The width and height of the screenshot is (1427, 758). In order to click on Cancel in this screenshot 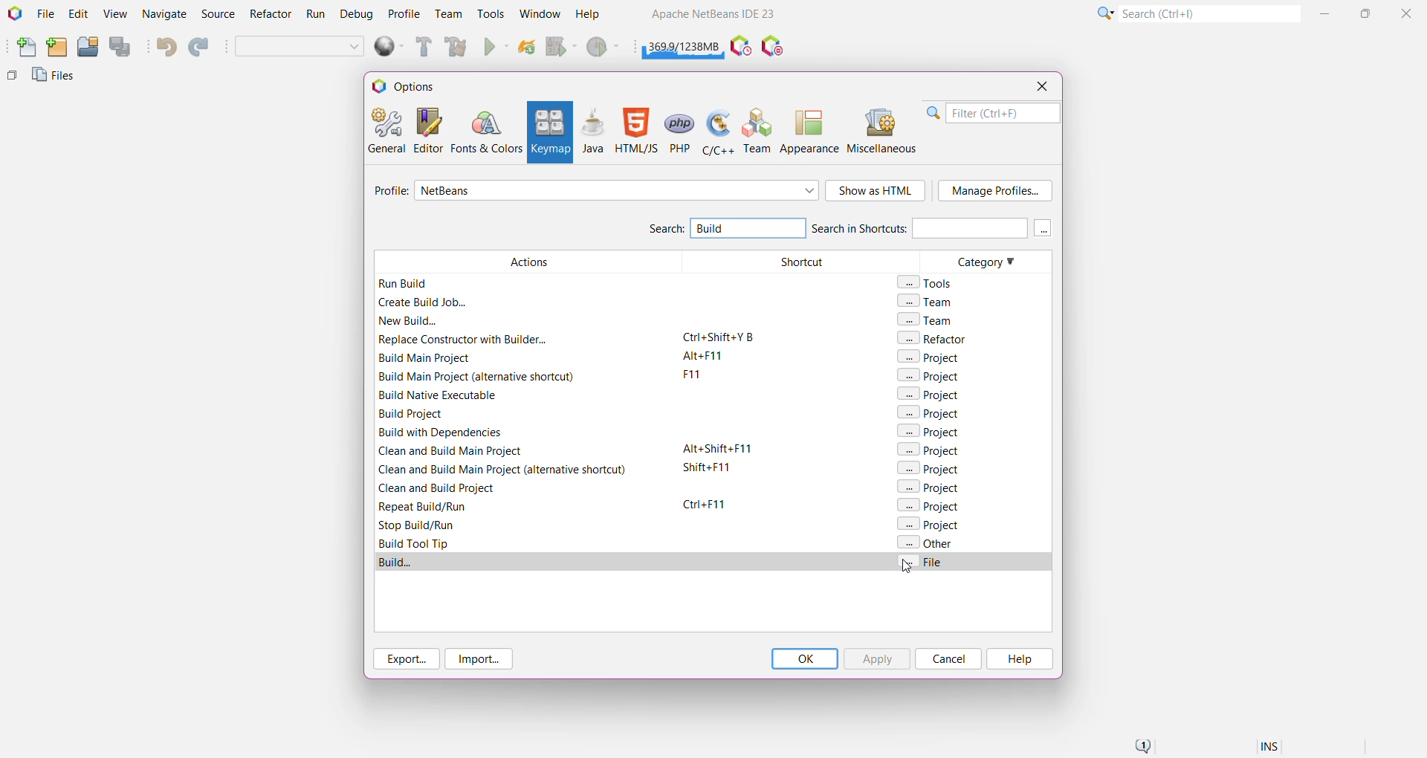, I will do `click(948, 658)`.